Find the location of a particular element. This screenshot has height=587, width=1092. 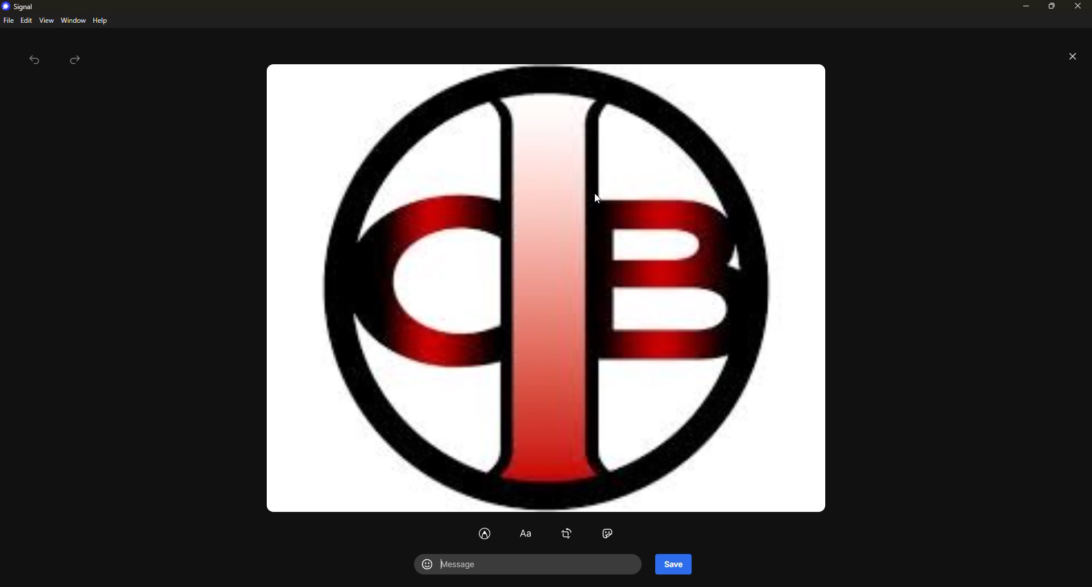

close is located at coordinates (1077, 6).